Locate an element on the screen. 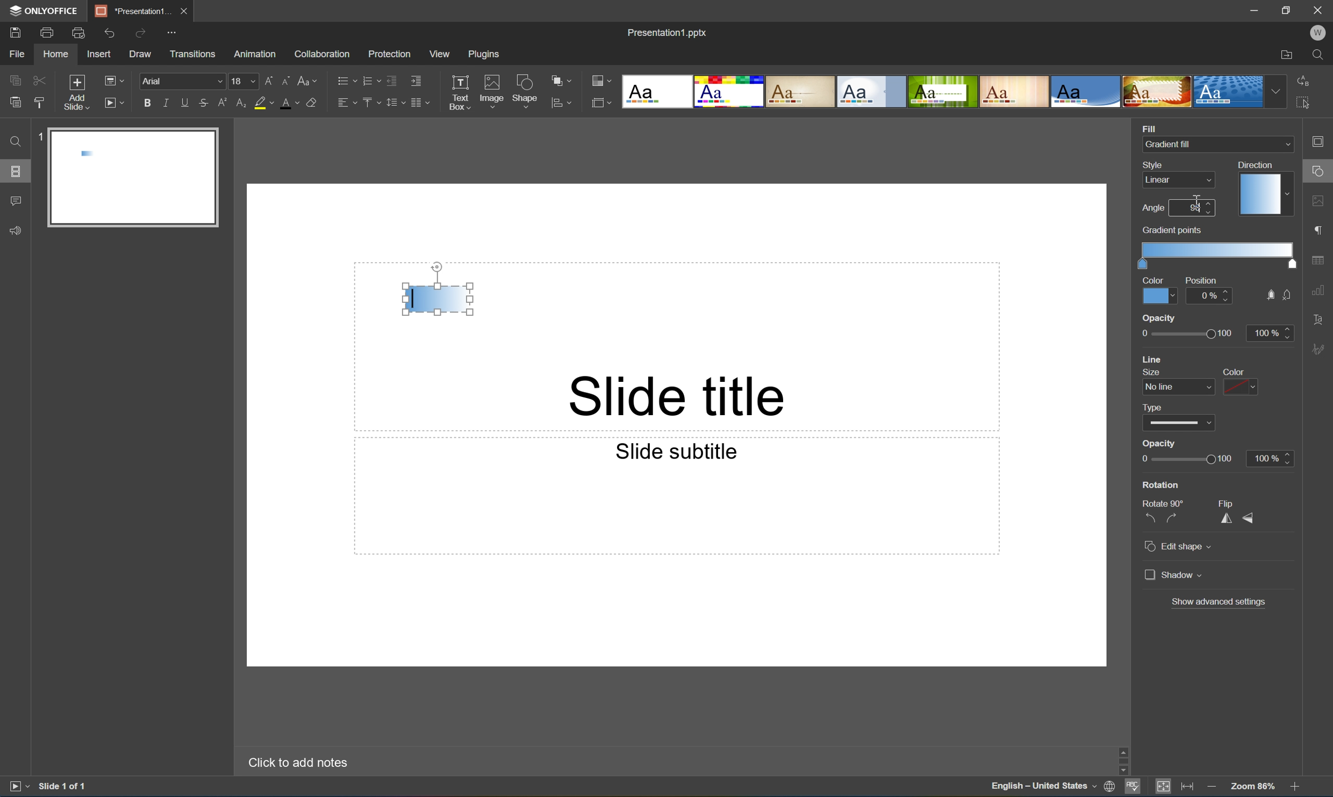  Underline is located at coordinates (185, 100).